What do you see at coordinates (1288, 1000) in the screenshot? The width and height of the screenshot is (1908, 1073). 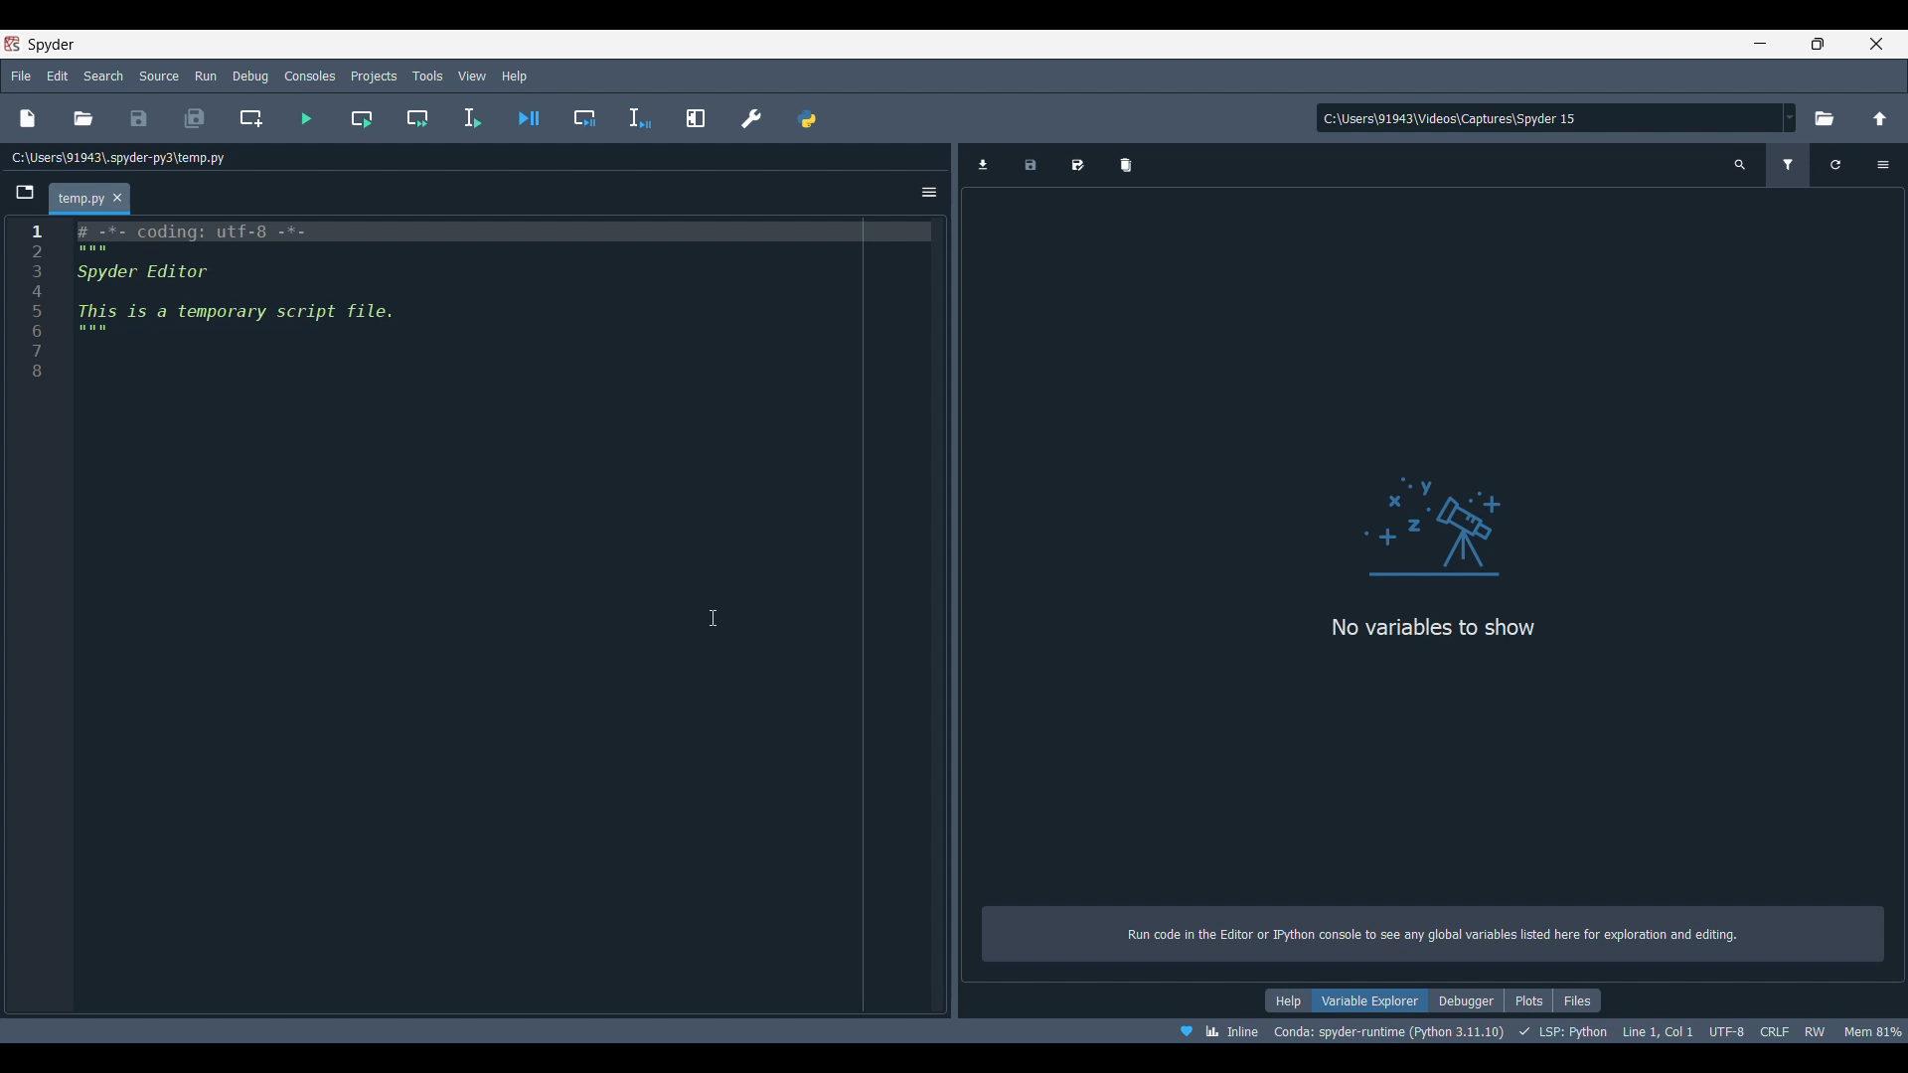 I see `Help` at bounding box center [1288, 1000].